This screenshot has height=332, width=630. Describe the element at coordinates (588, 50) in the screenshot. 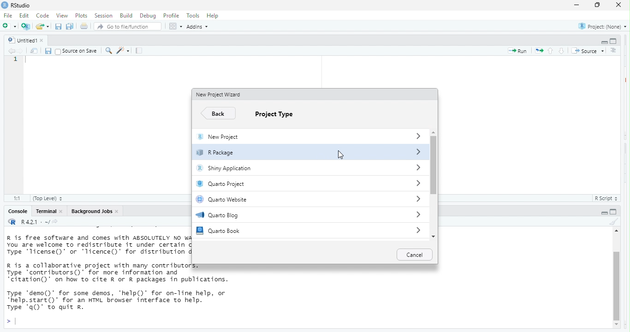

I see `source` at that location.